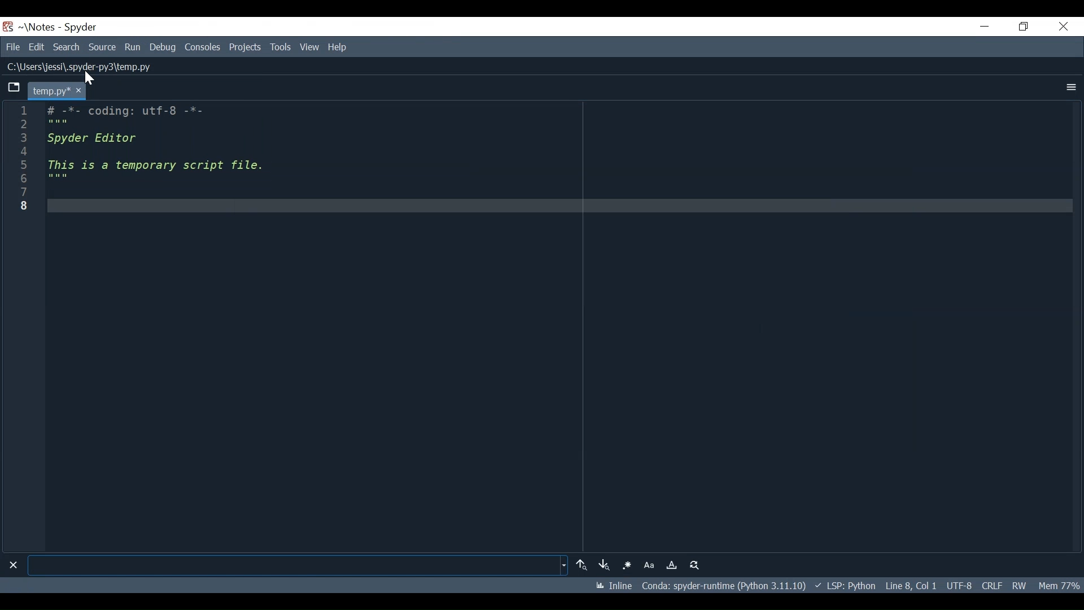 The height and width of the screenshot is (610, 1084). Describe the element at coordinates (1065, 26) in the screenshot. I see `Close` at that location.